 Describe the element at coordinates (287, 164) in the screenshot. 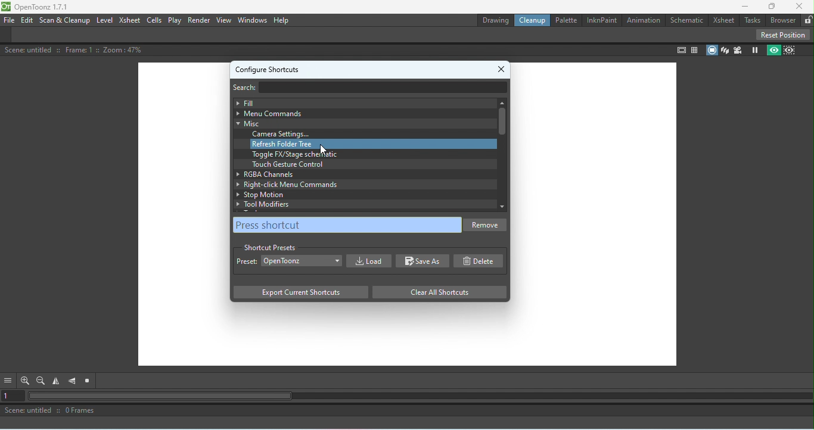

I see `Touch gesture control` at that location.